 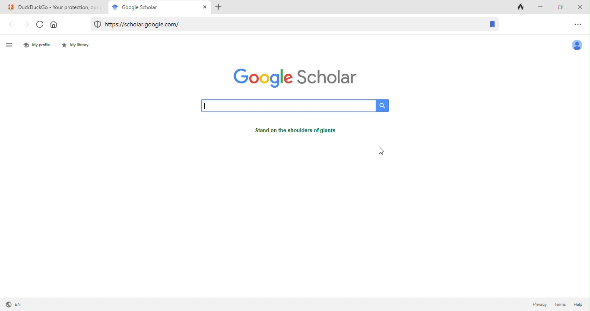 I want to click on home, so click(x=57, y=25).